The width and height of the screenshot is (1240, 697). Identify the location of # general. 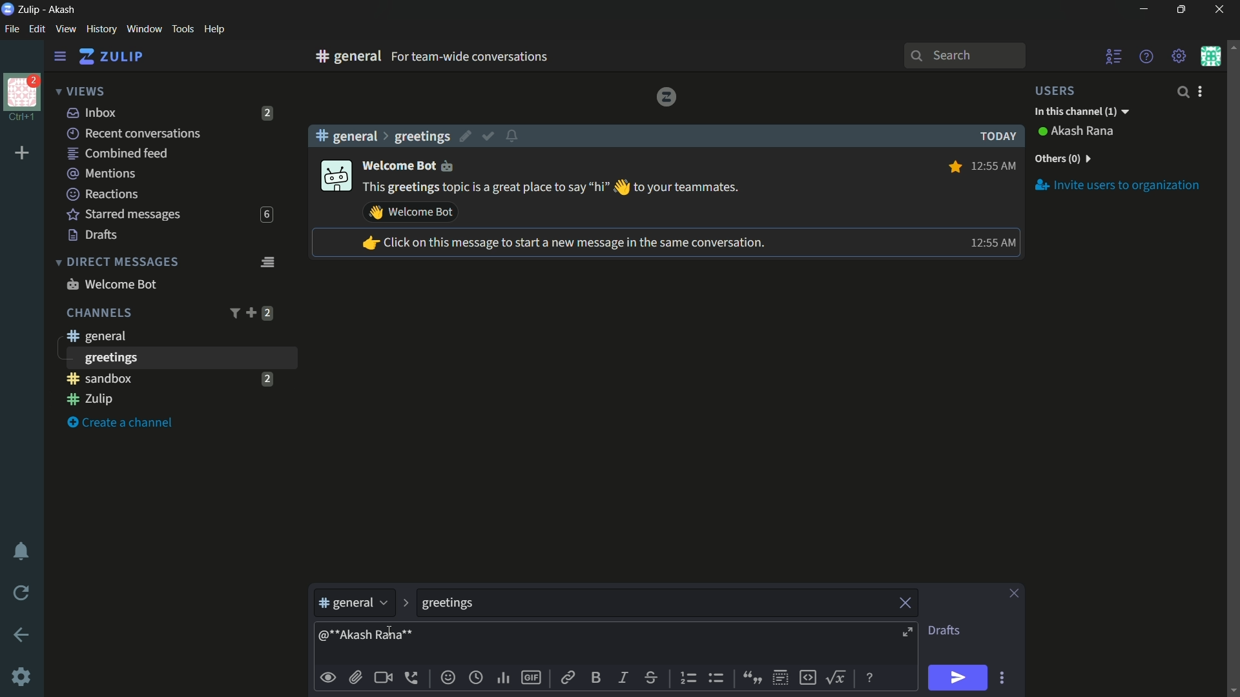
(346, 136).